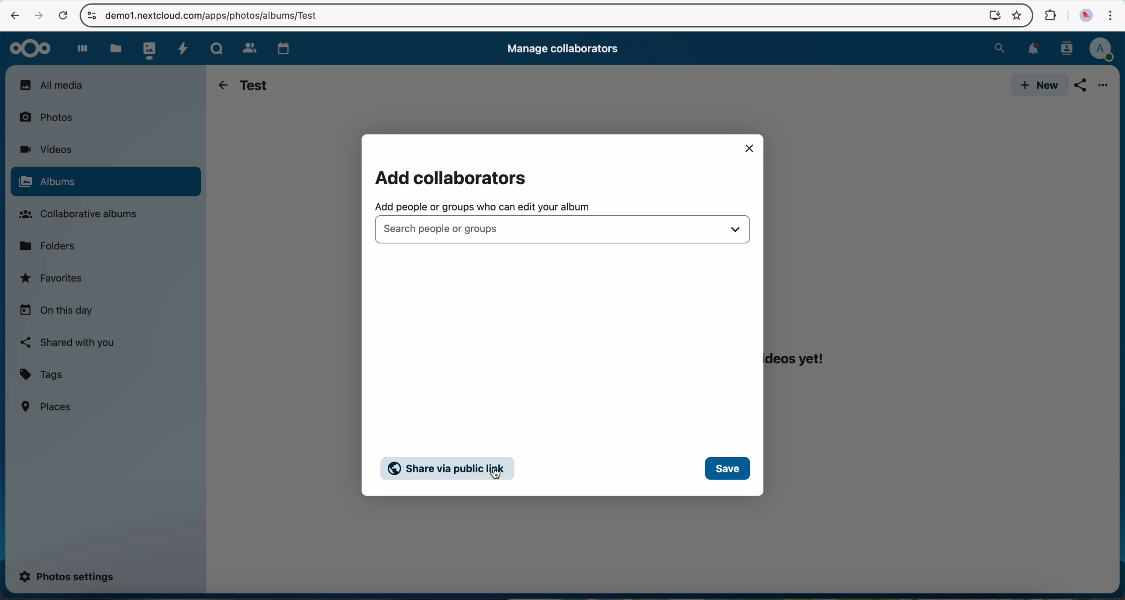 The width and height of the screenshot is (1125, 600). Describe the element at coordinates (37, 15) in the screenshot. I see `navigate foward` at that location.